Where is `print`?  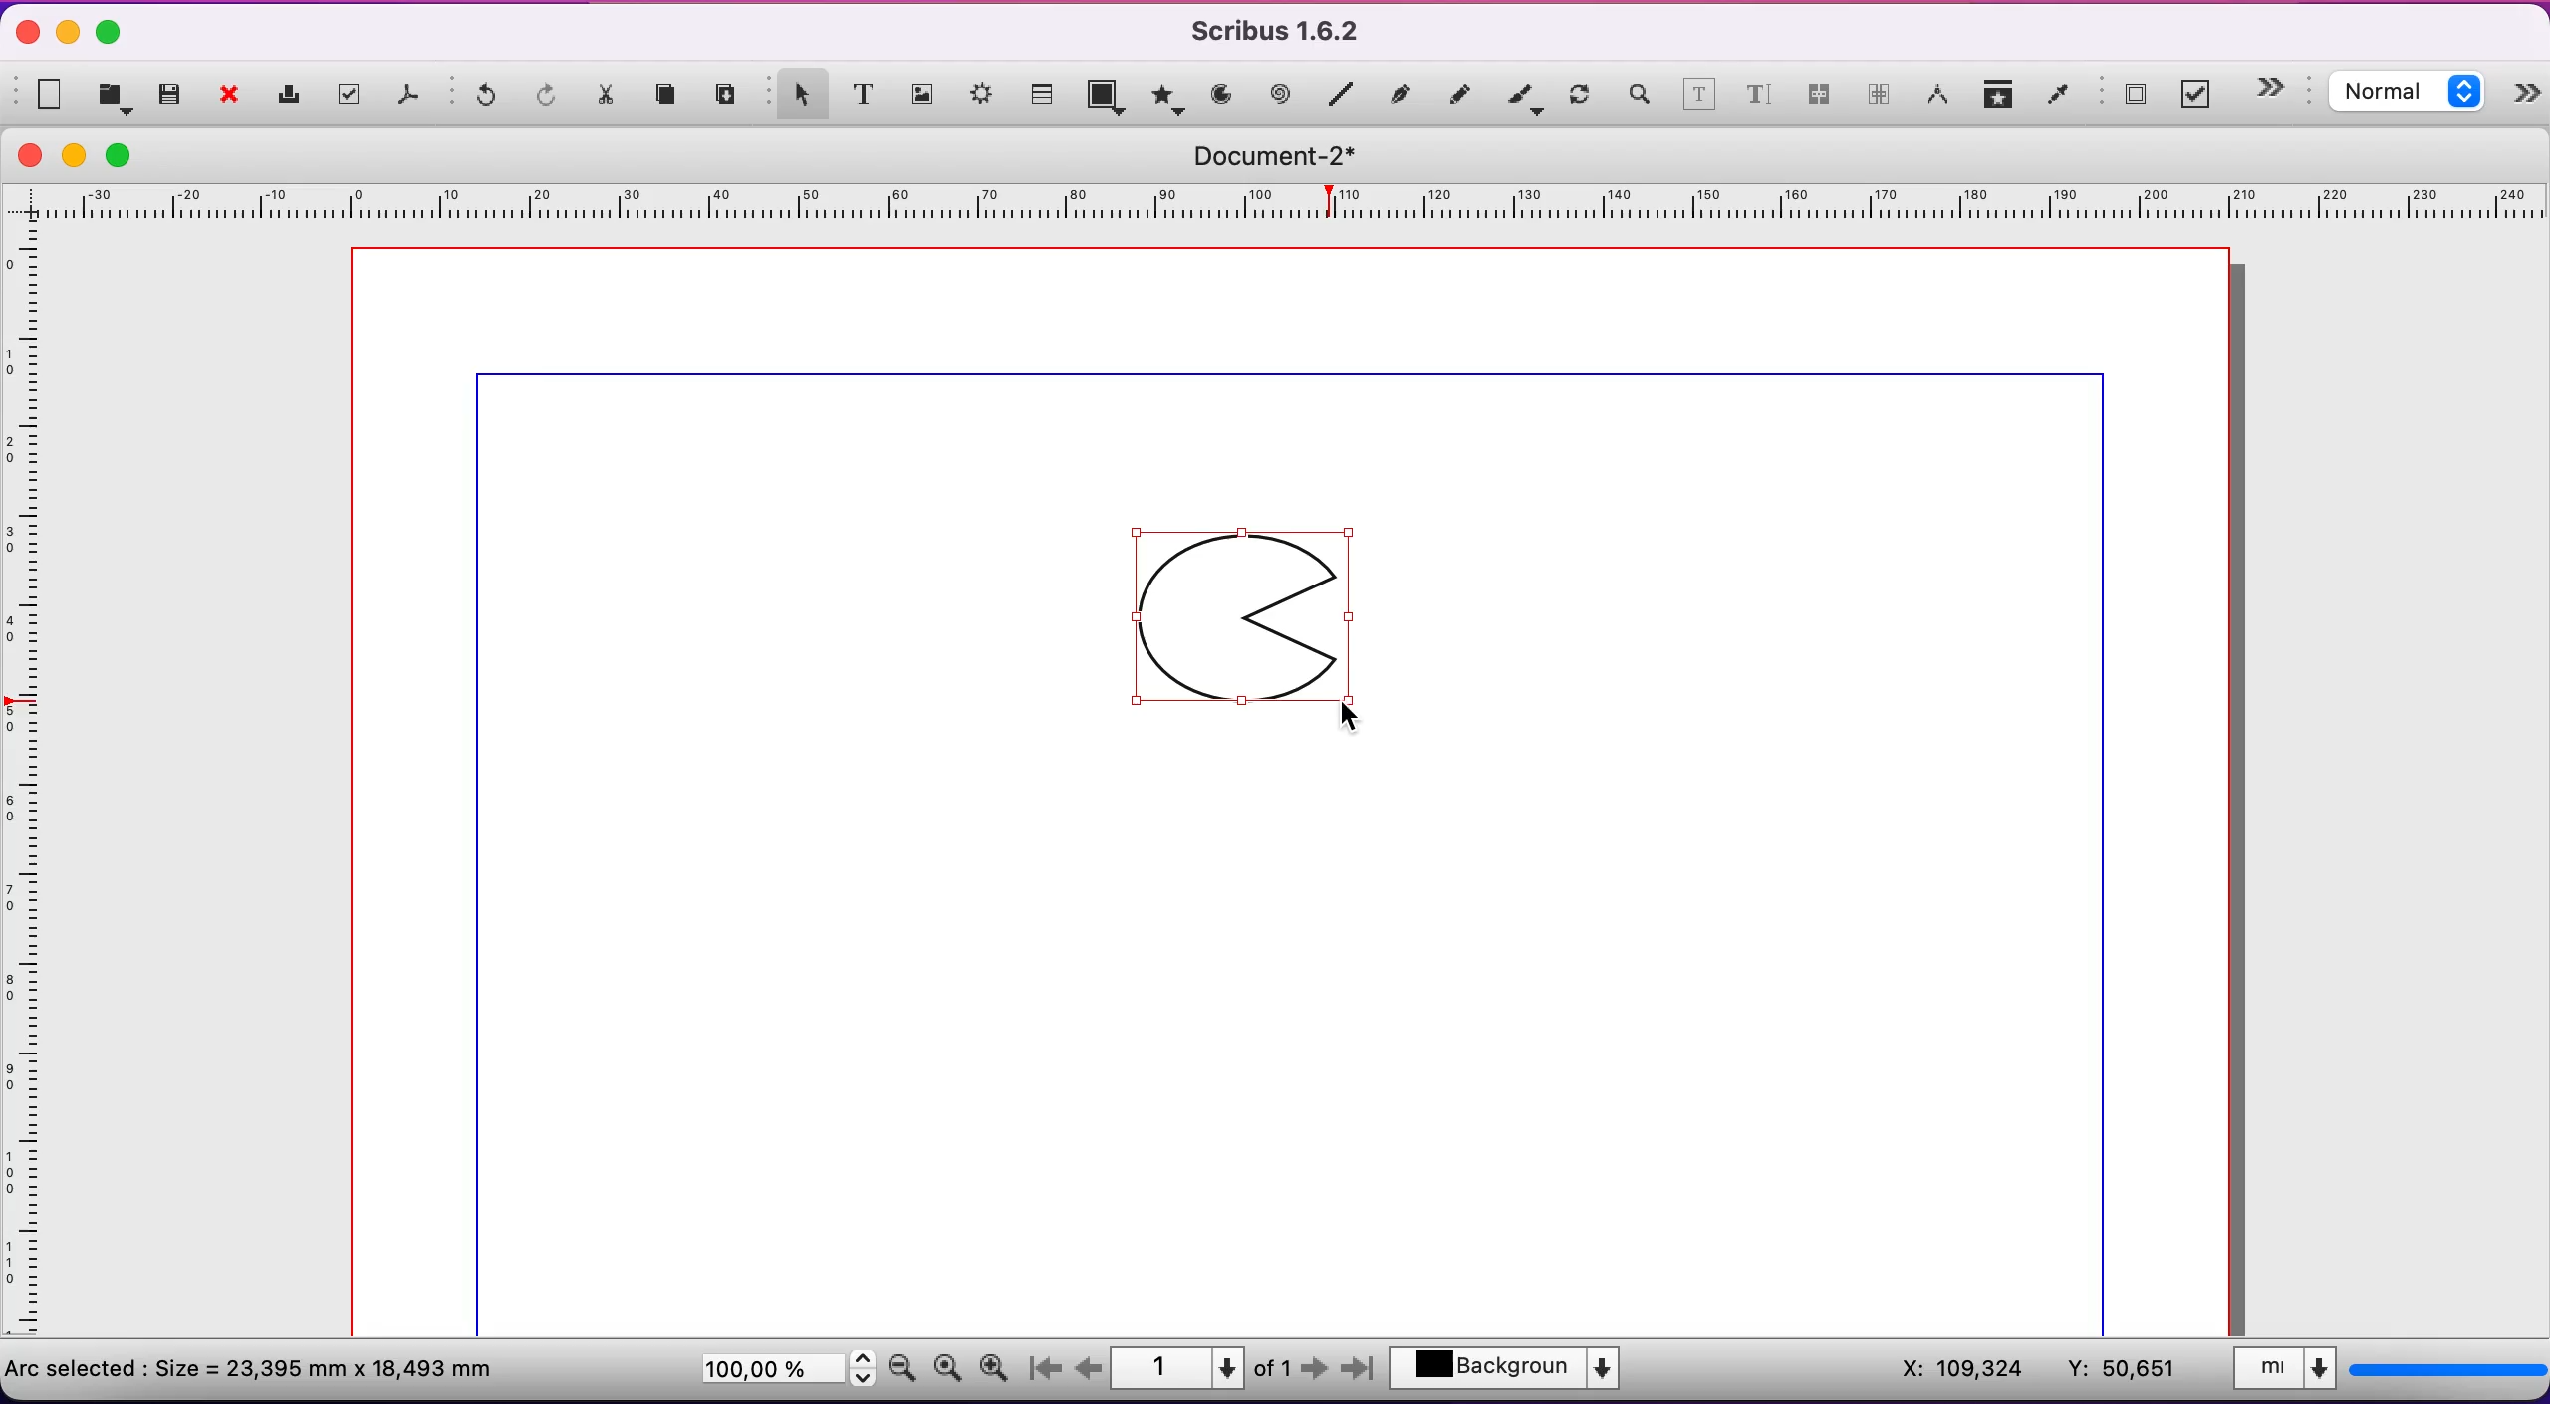 print is located at coordinates (294, 95).